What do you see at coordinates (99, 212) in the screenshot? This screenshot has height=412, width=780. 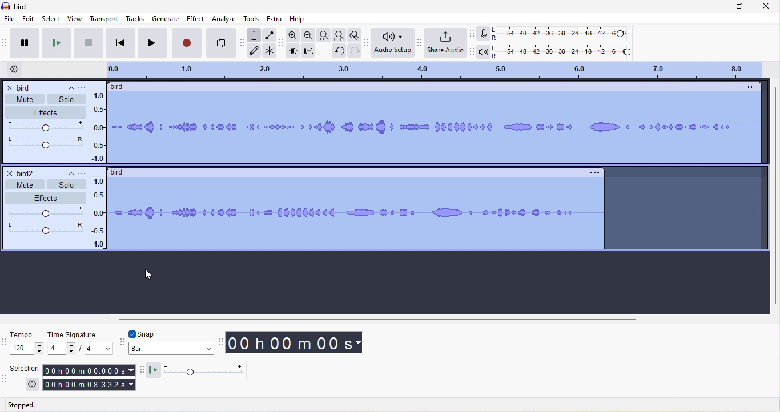 I see `amplitude` at bounding box center [99, 212].